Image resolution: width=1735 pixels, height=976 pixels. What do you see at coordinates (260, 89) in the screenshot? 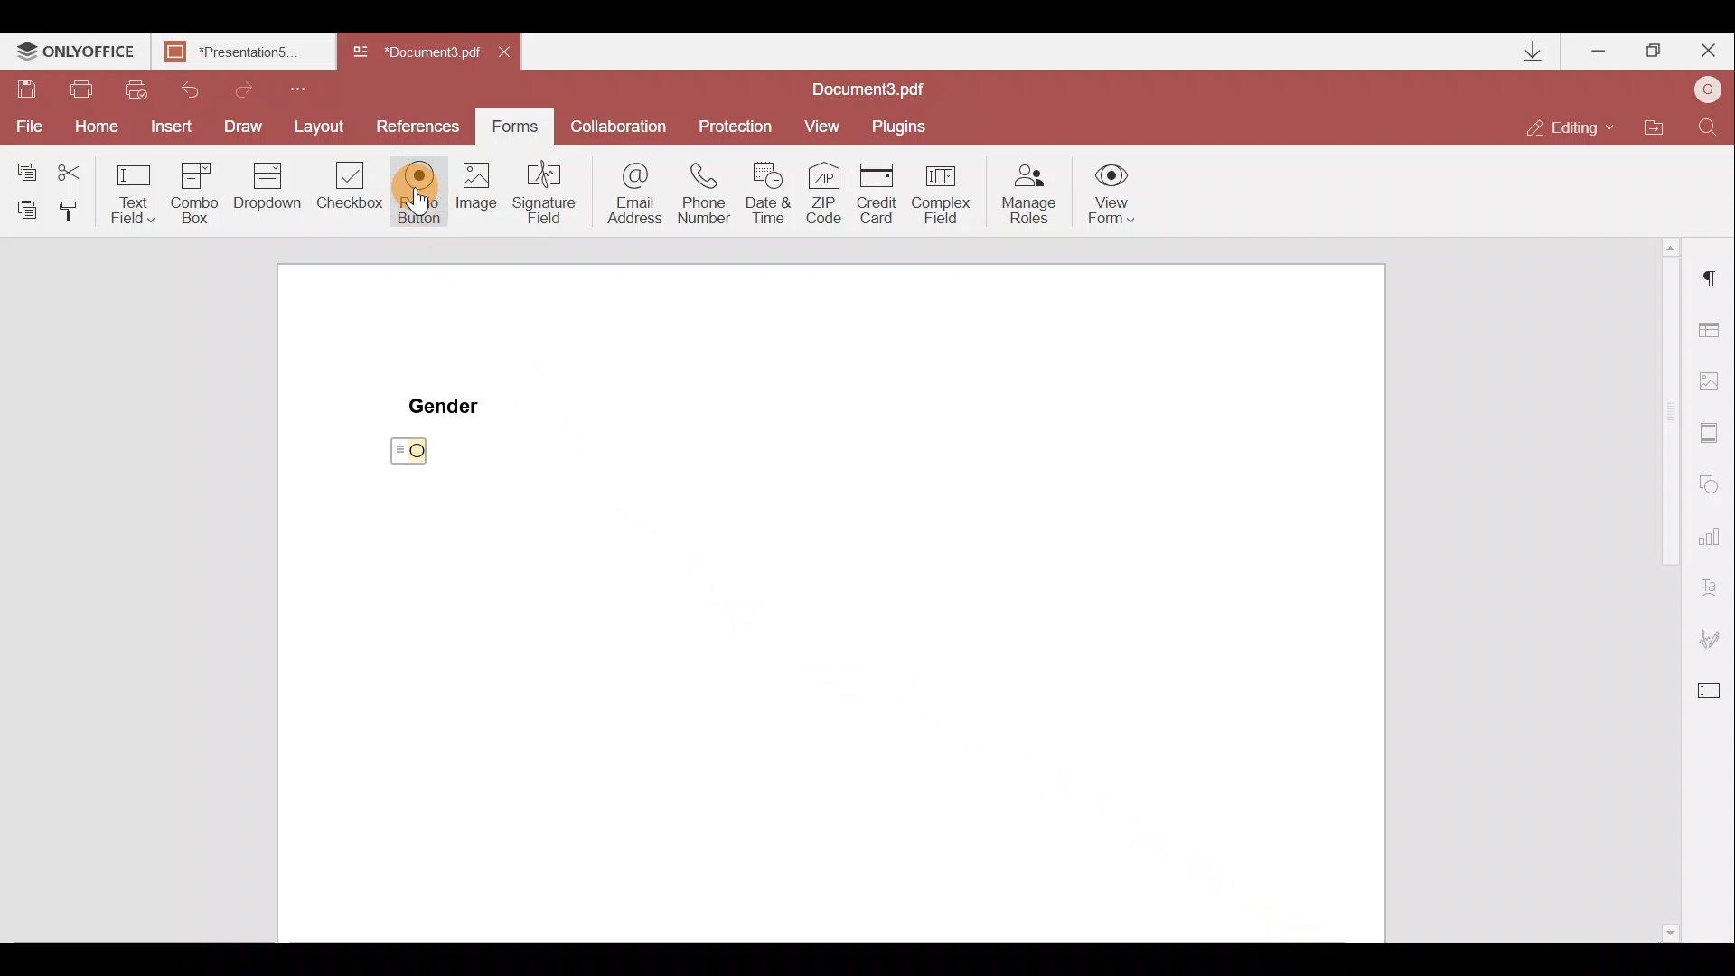
I see `Redo` at bounding box center [260, 89].